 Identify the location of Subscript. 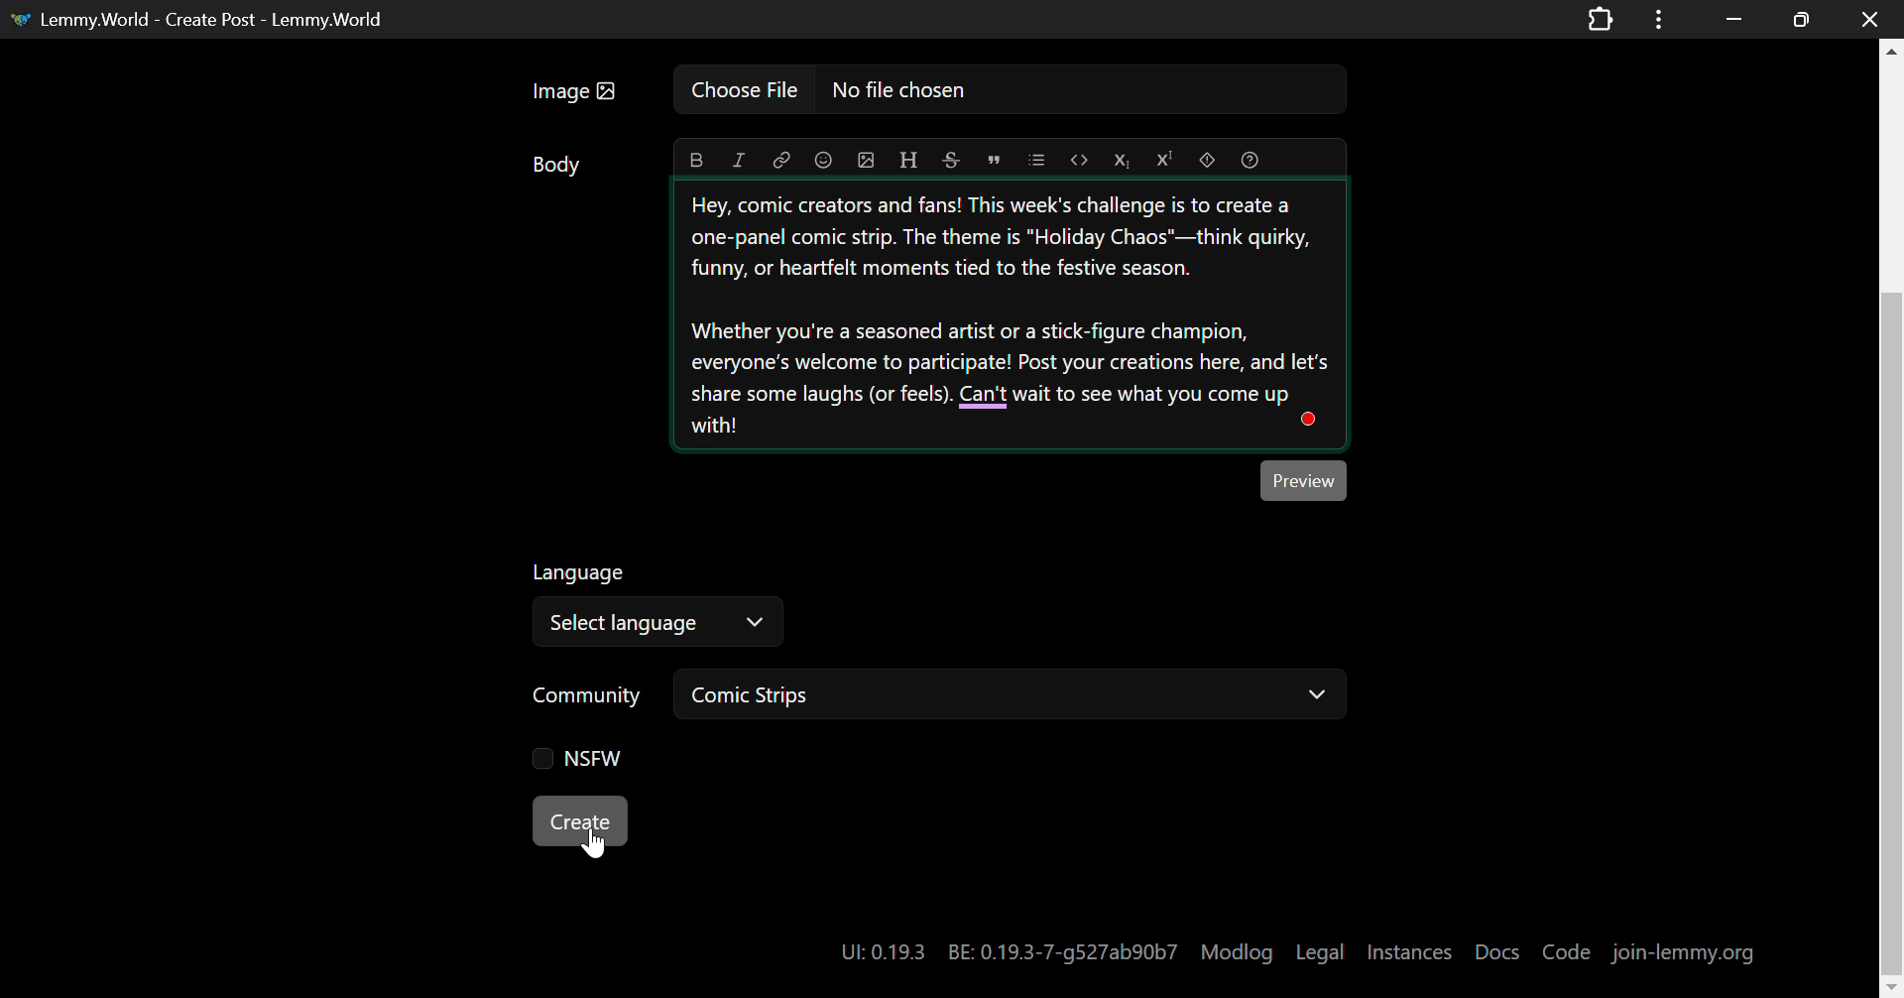
(1120, 160).